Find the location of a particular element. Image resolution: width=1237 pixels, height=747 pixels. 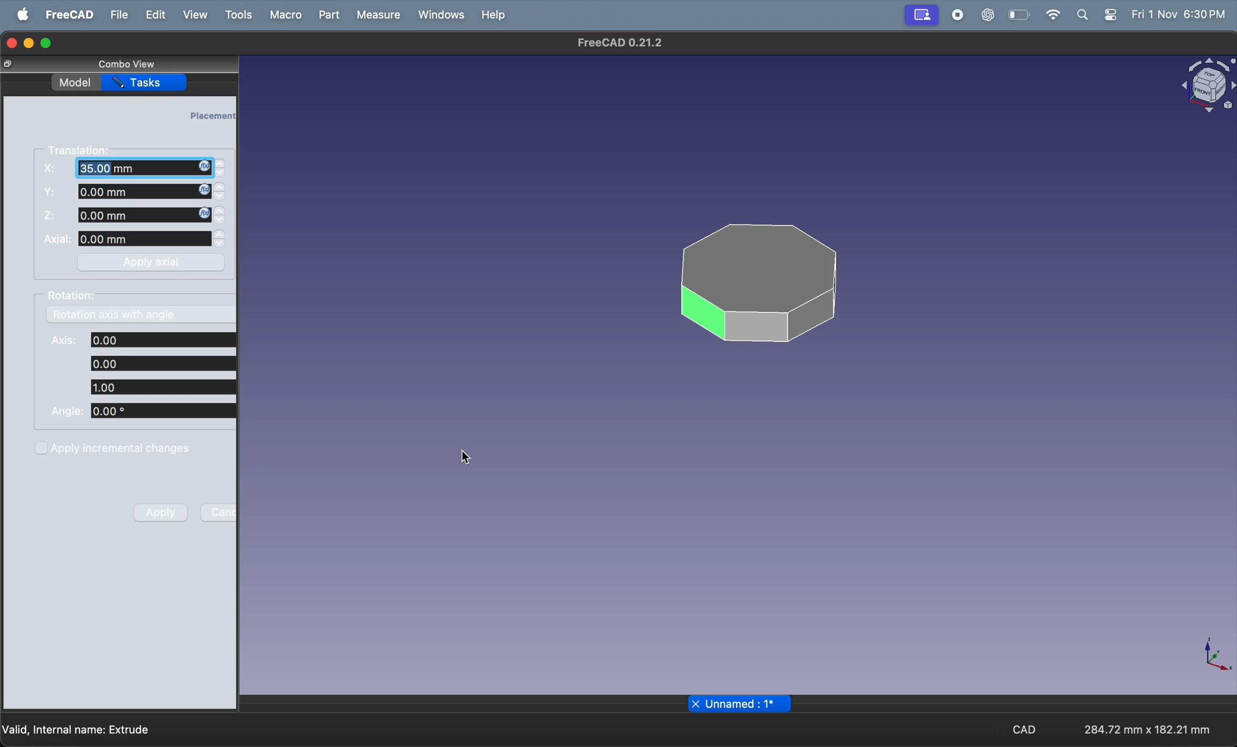

part is located at coordinates (329, 15).